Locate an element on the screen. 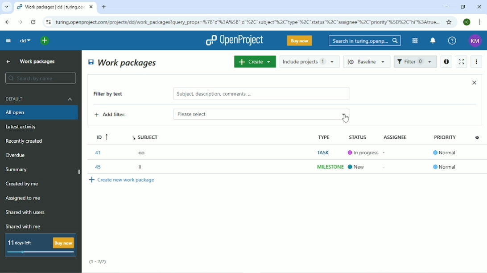 This screenshot has width=487, height=273. Activate zen mode is located at coordinates (461, 61).